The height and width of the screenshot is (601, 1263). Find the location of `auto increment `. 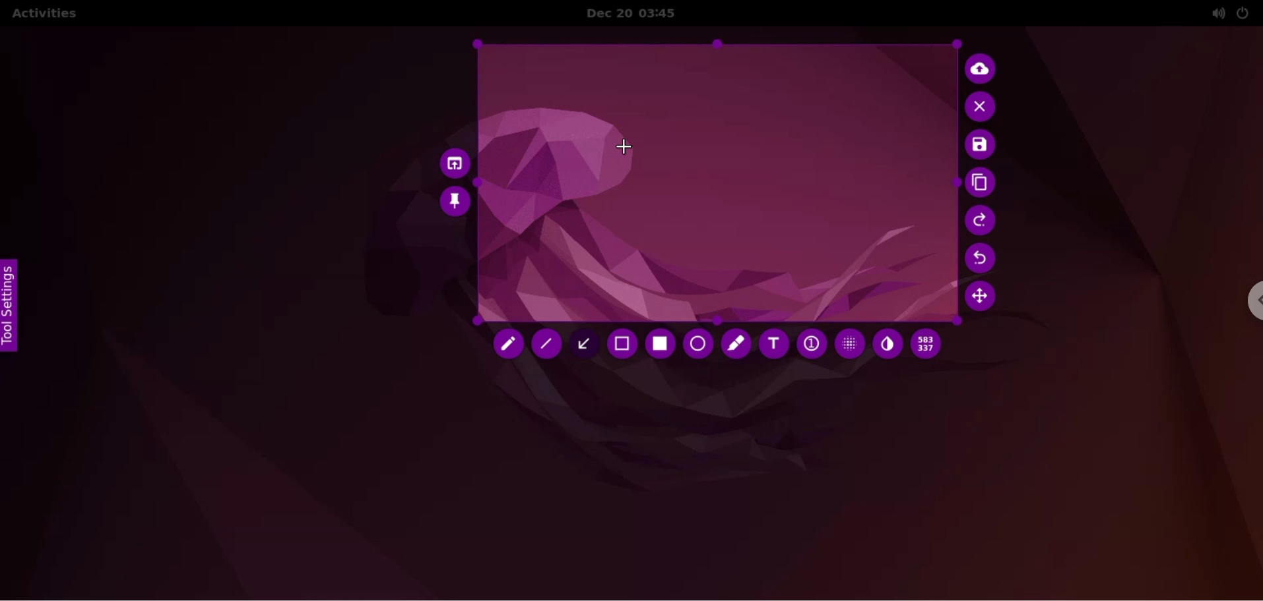

auto increment  is located at coordinates (810, 345).